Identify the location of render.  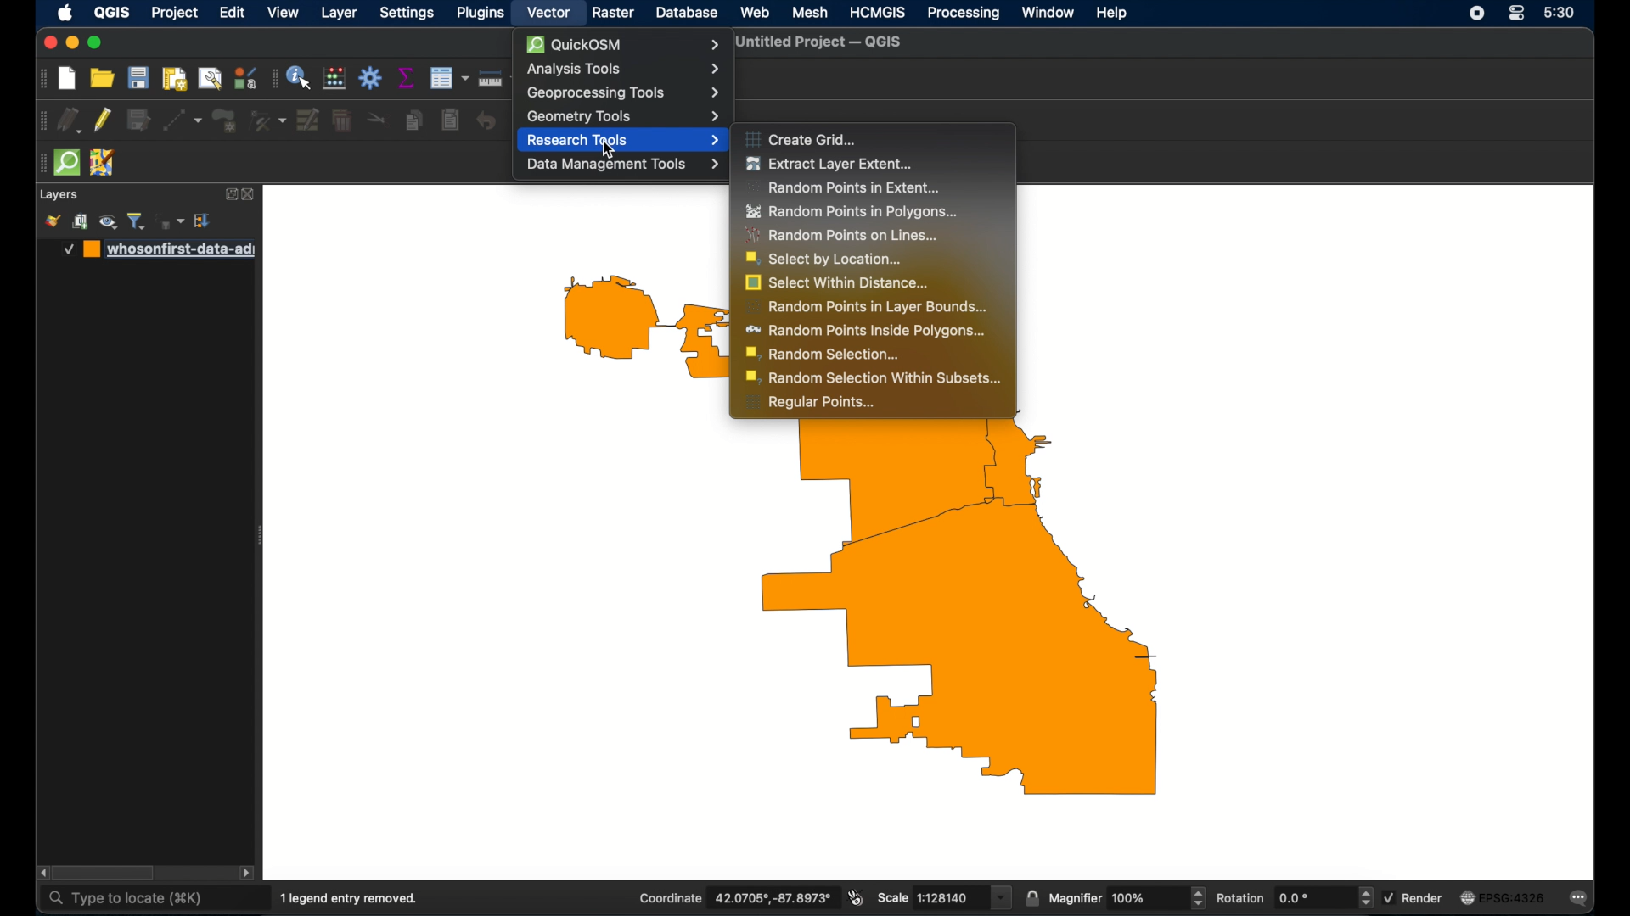
(1413, 898).